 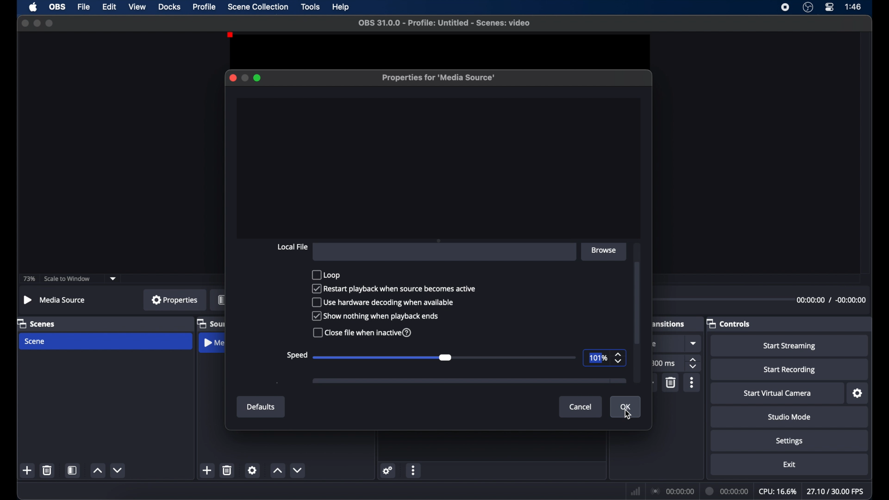 I want to click on obscure label, so click(x=211, y=324).